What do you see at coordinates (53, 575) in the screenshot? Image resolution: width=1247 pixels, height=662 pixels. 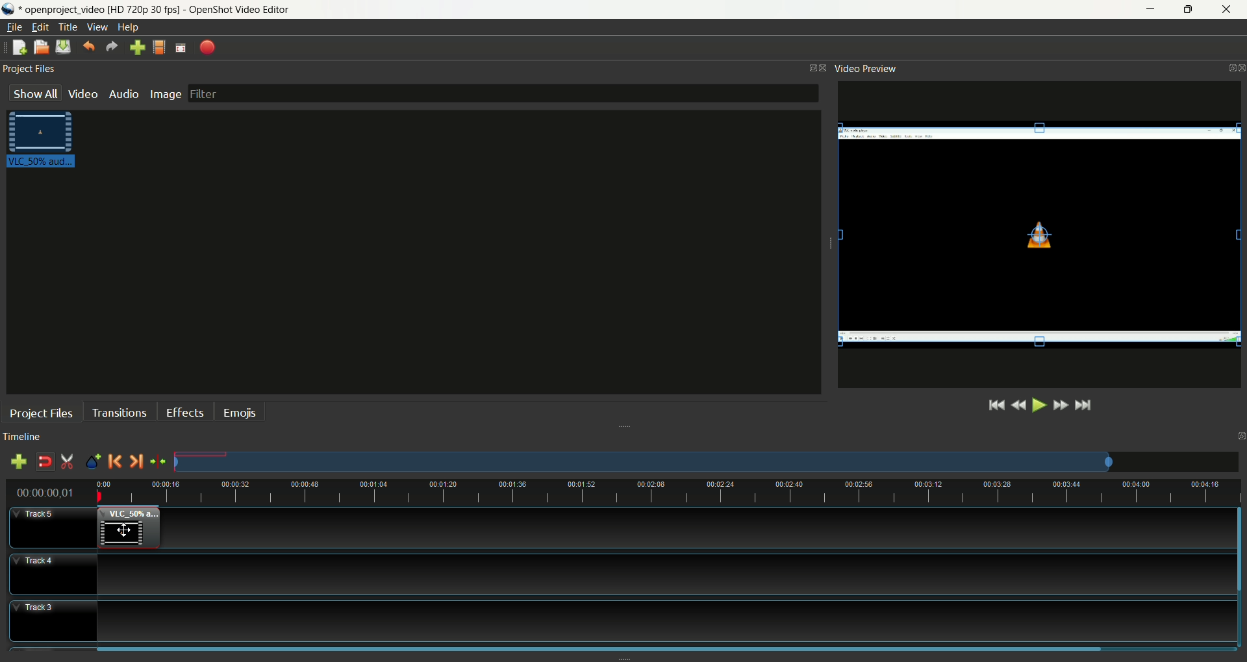 I see `track4` at bounding box center [53, 575].